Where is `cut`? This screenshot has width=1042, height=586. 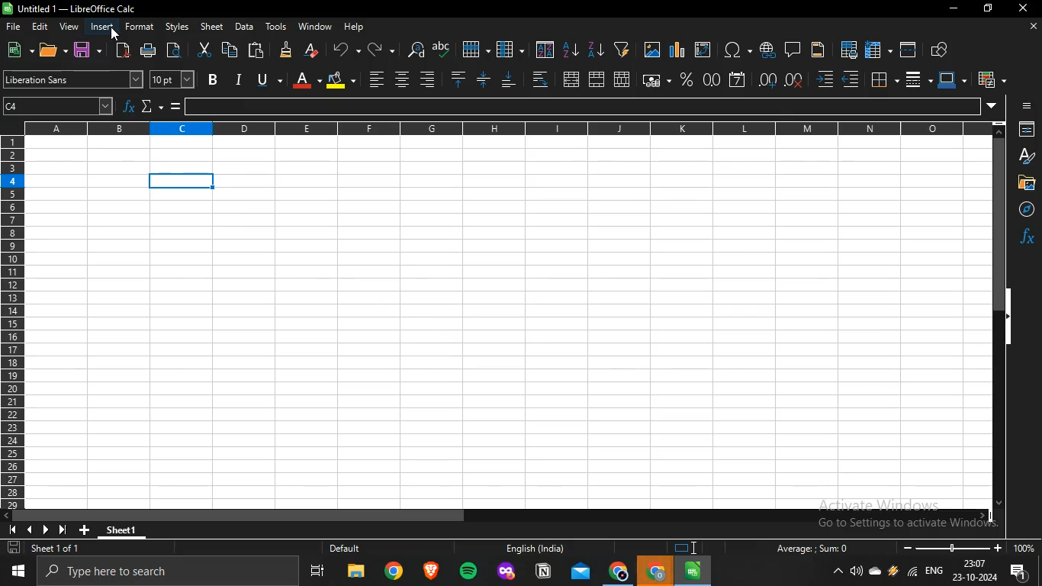
cut is located at coordinates (204, 50).